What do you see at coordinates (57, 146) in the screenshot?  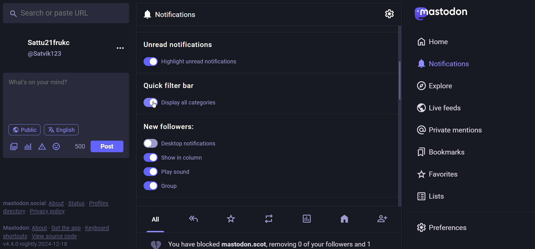 I see `emoji` at bounding box center [57, 146].